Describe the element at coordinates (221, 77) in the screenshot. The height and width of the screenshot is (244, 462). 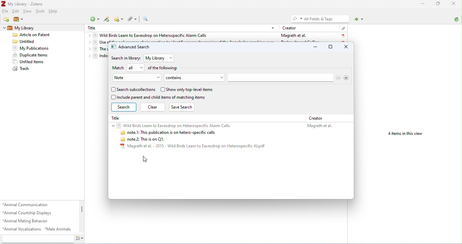
I see `drop-down` at that location.